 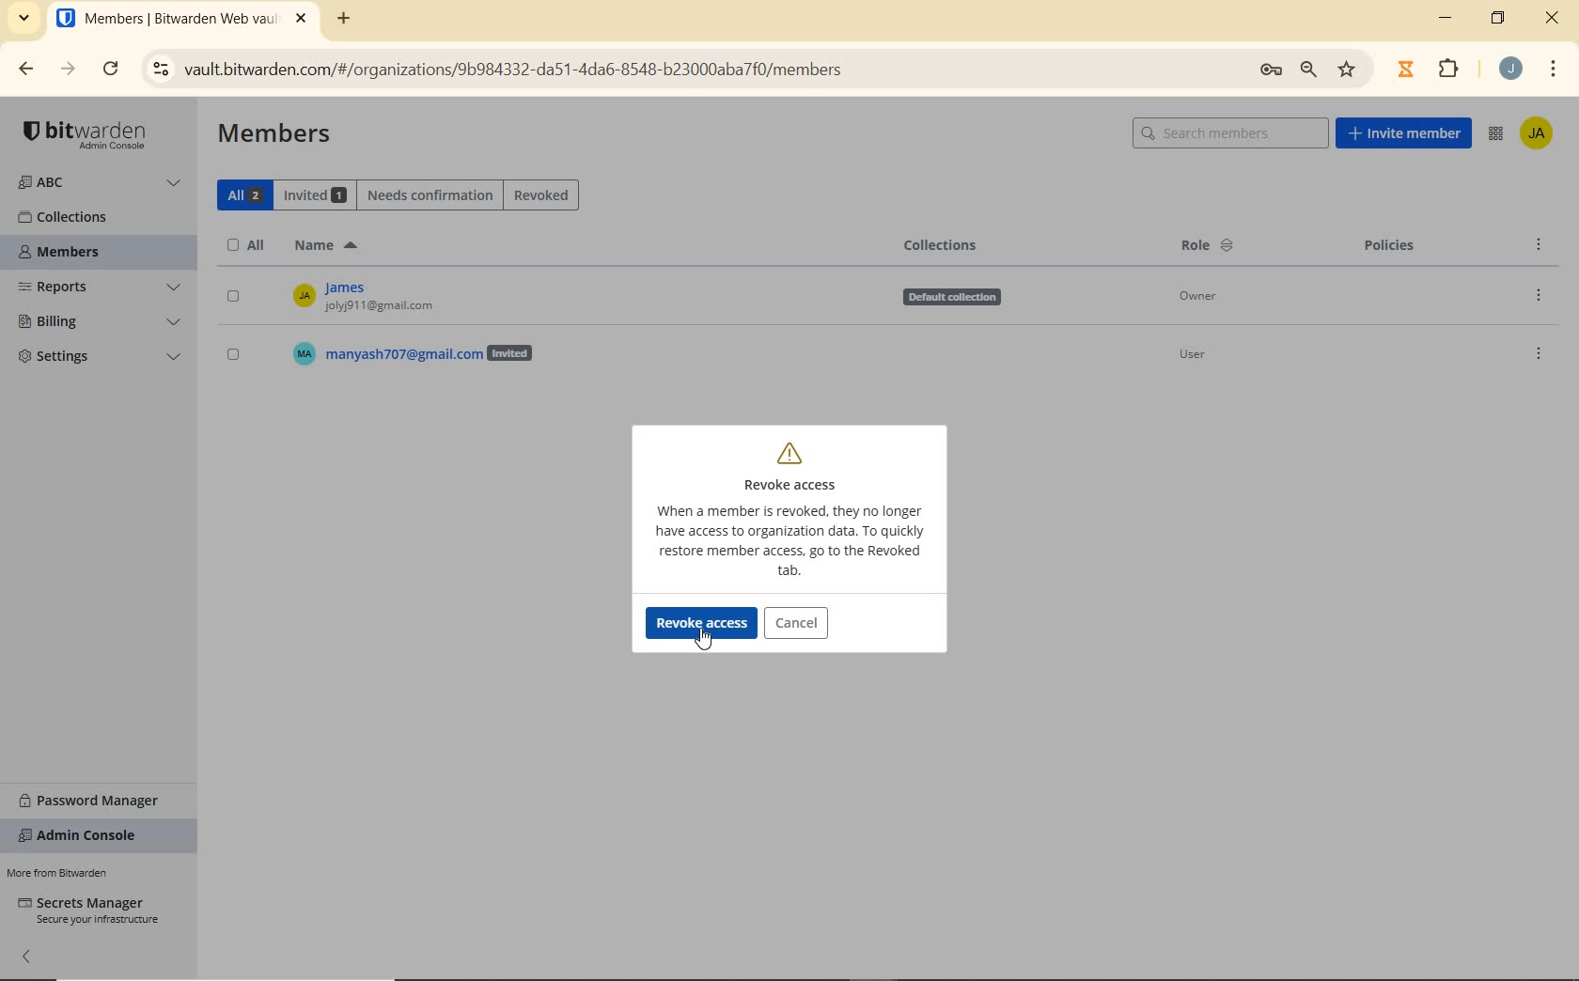 What do you see at coordinates (324, 246) in the screenshot?
I see `NAME` at bounding box center [324, 246].